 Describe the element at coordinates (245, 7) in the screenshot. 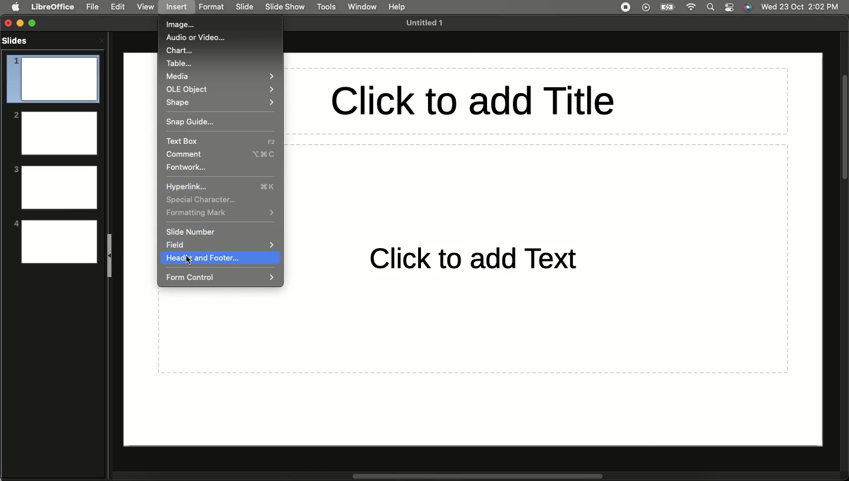

I see `Slide` at that location.